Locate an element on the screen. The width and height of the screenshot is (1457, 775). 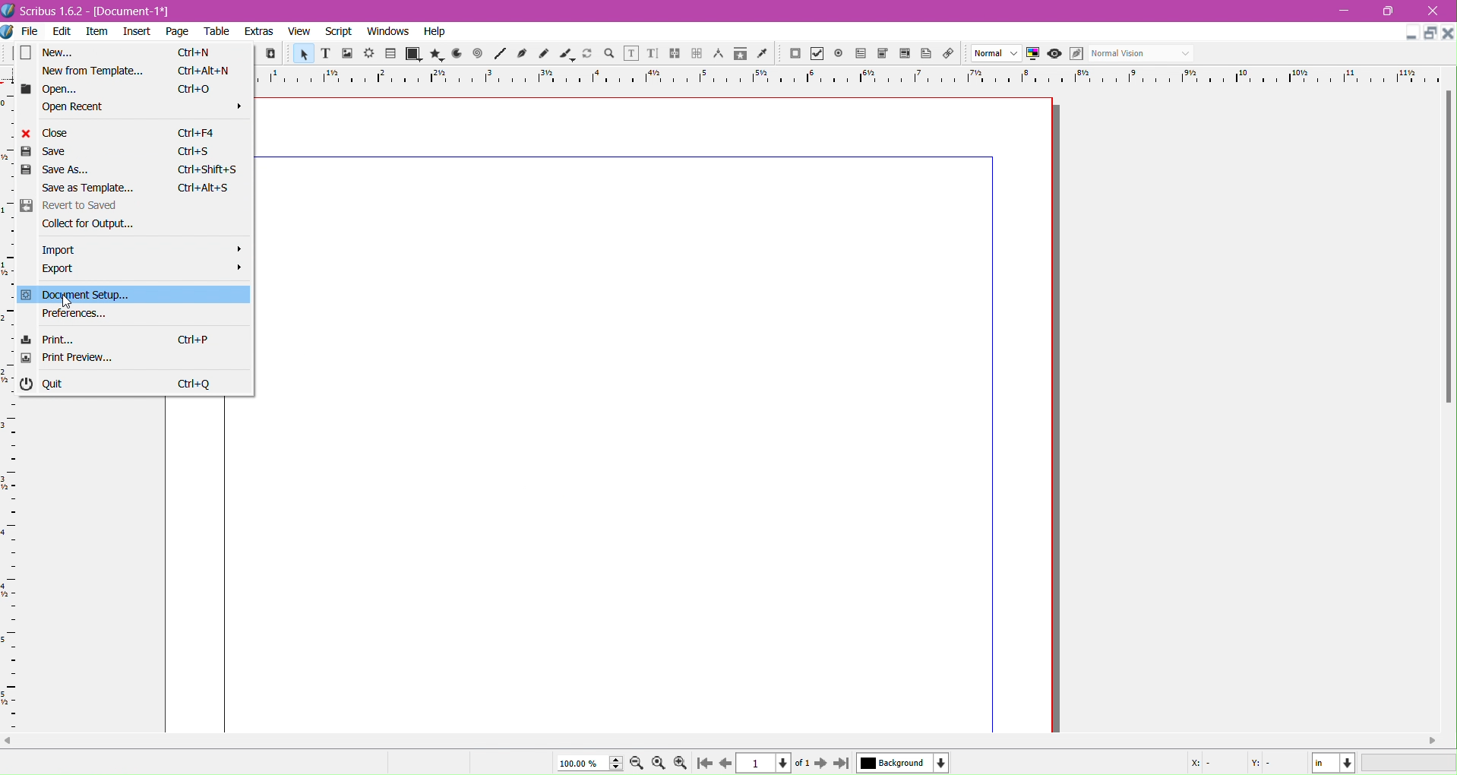
text frame is located at coordinates (324, 55).